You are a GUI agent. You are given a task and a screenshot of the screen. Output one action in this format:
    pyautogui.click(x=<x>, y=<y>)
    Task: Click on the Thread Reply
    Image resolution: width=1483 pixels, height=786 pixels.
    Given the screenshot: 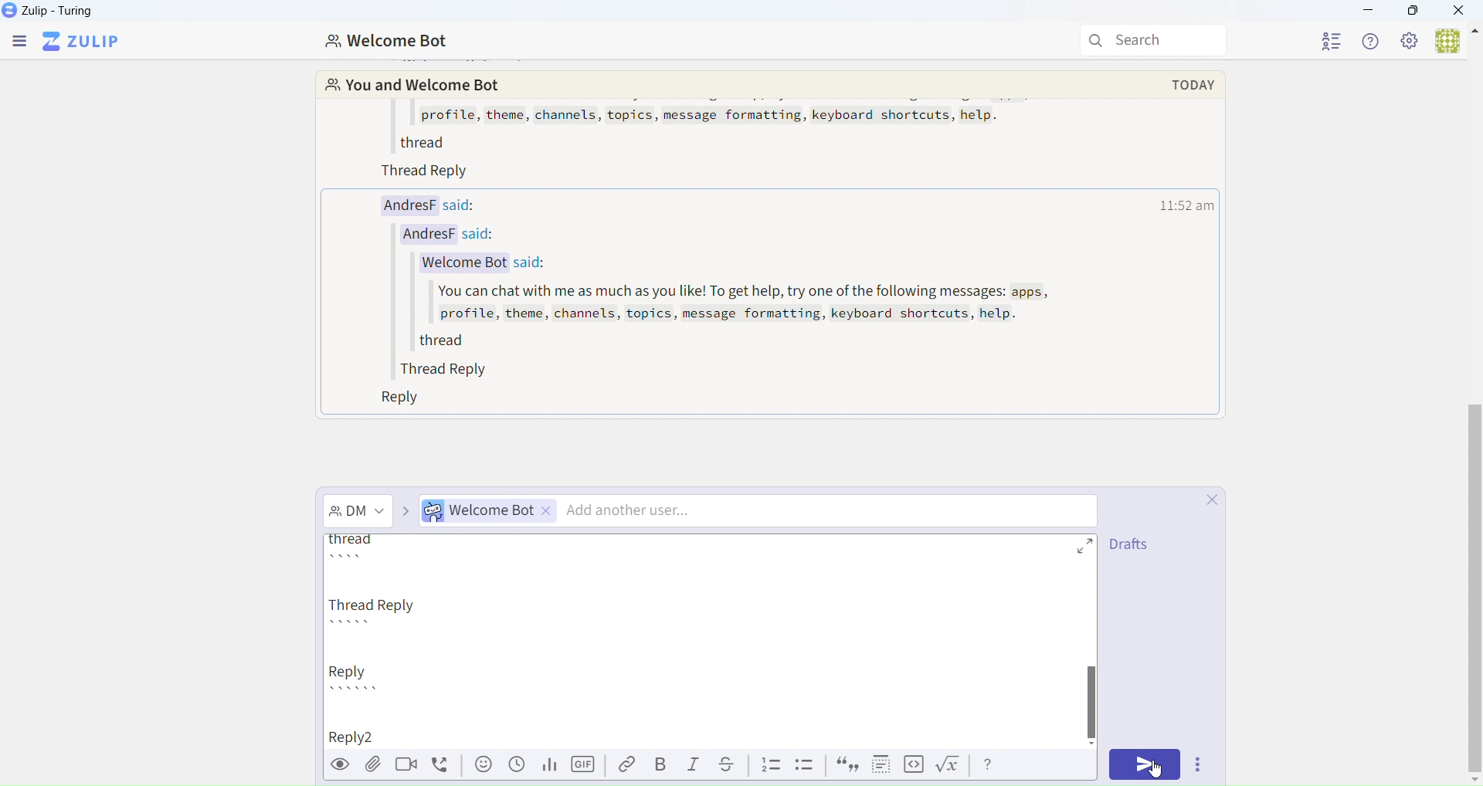 What is the action you would take?
    pyautogui.click(x=376, y=613)
    